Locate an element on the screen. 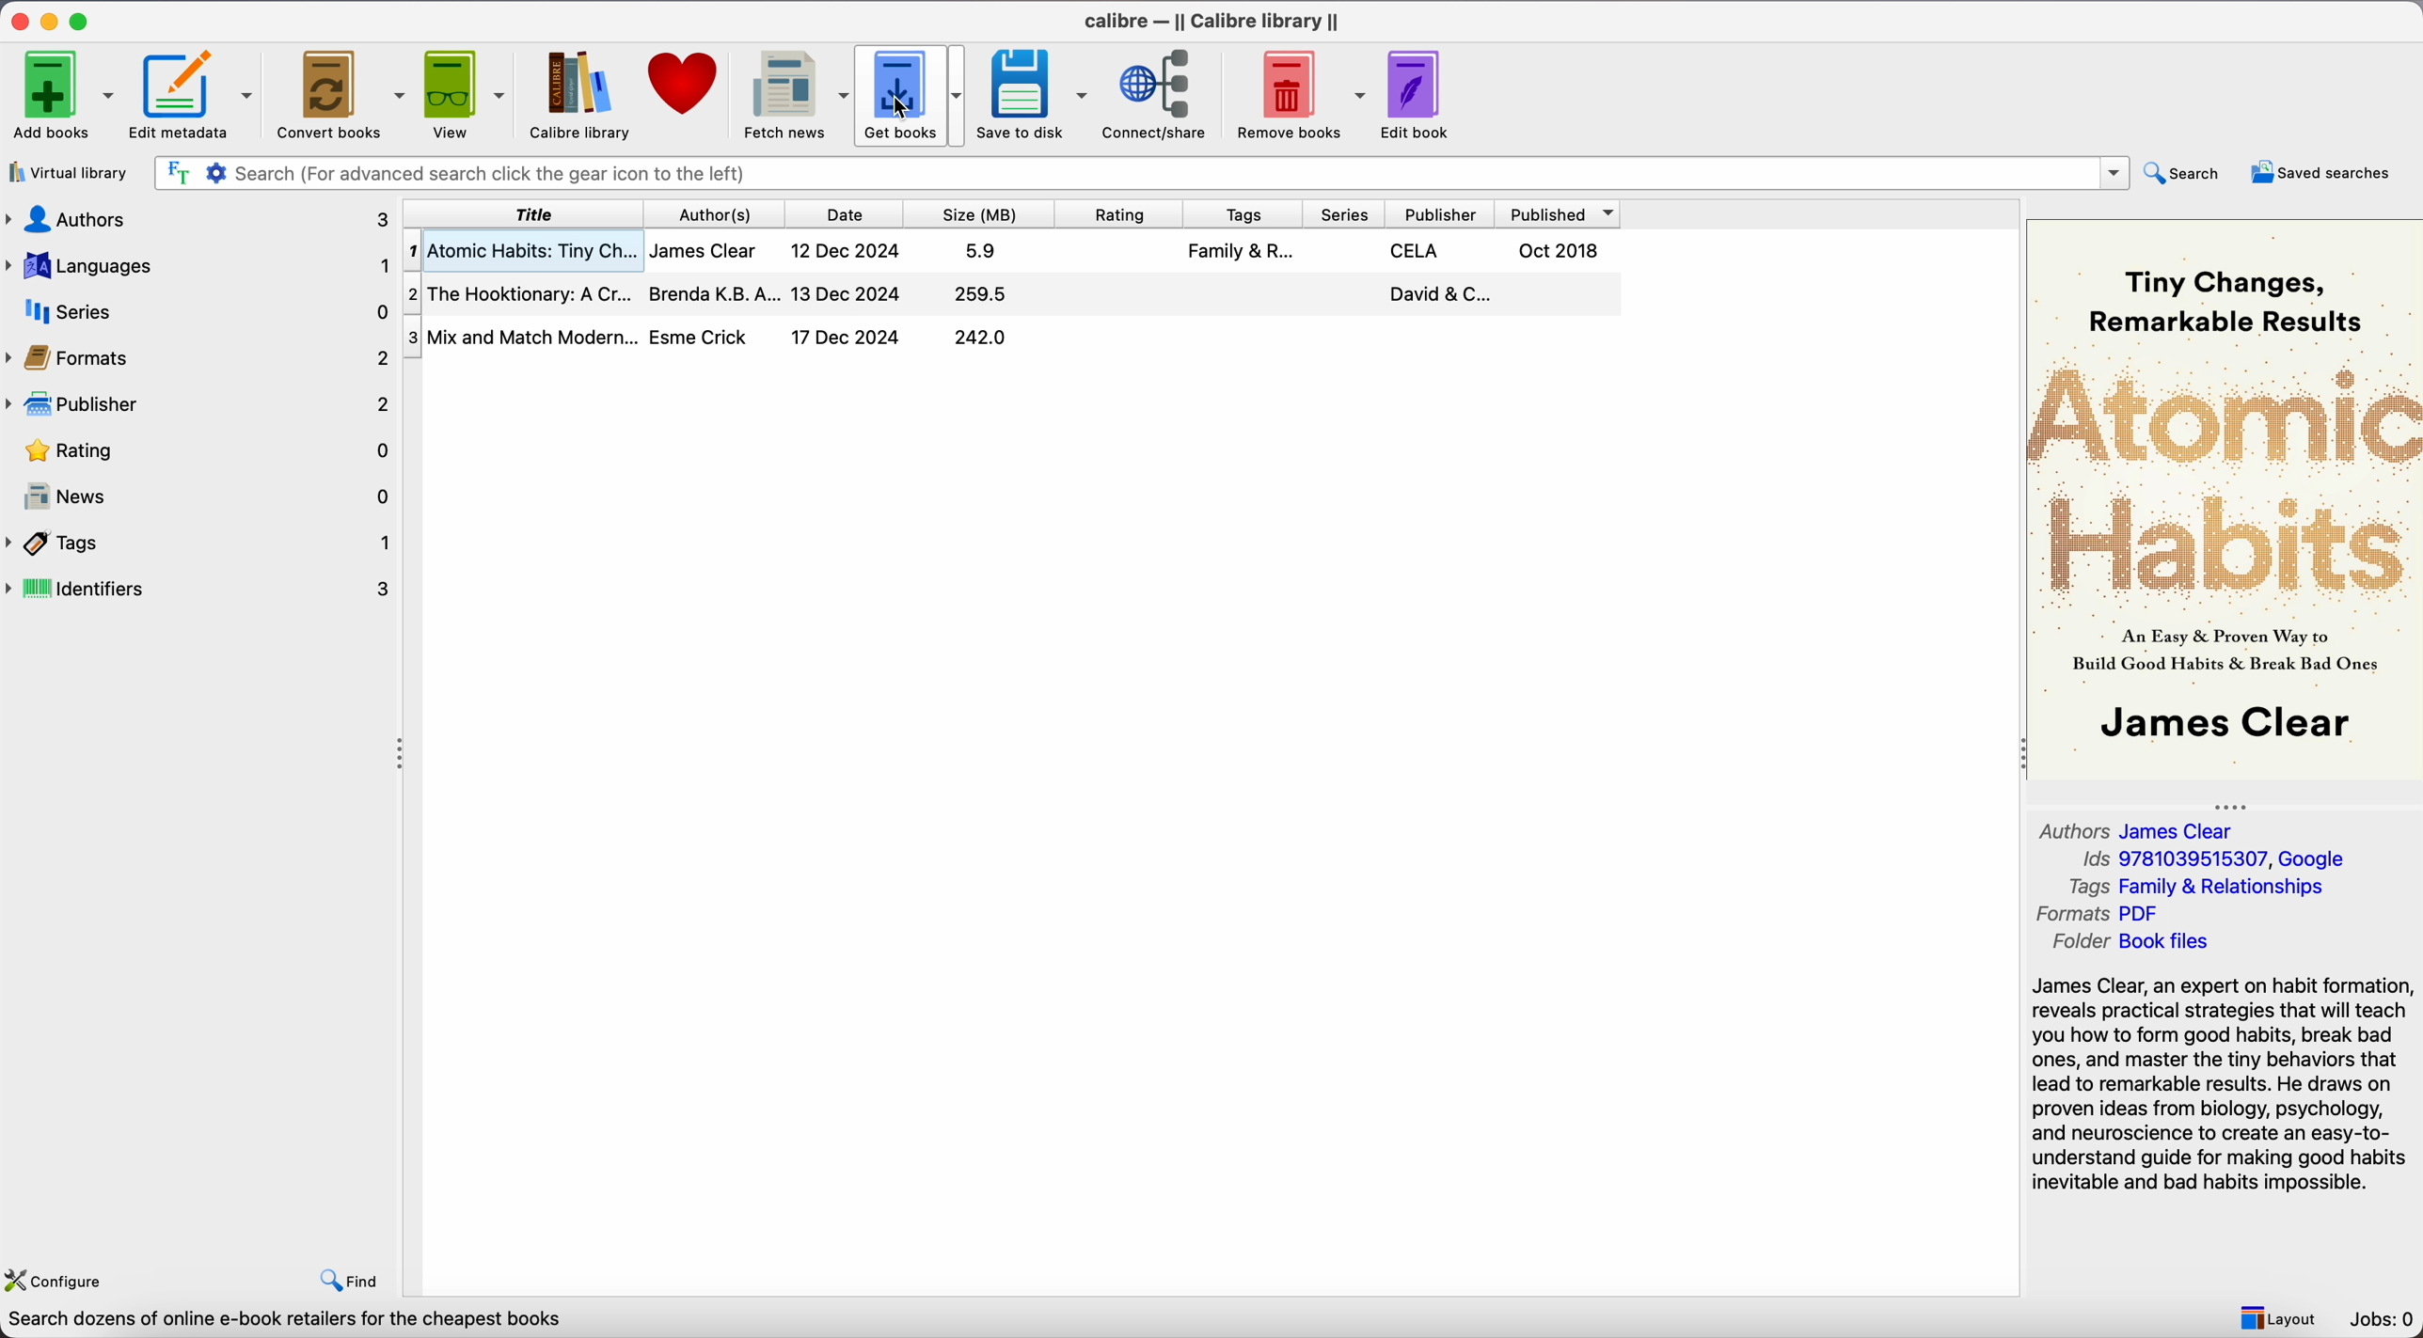 Image resolution: width=2423 pixels, height=1338 pixels. maximize is located at coordinates (83, 18).